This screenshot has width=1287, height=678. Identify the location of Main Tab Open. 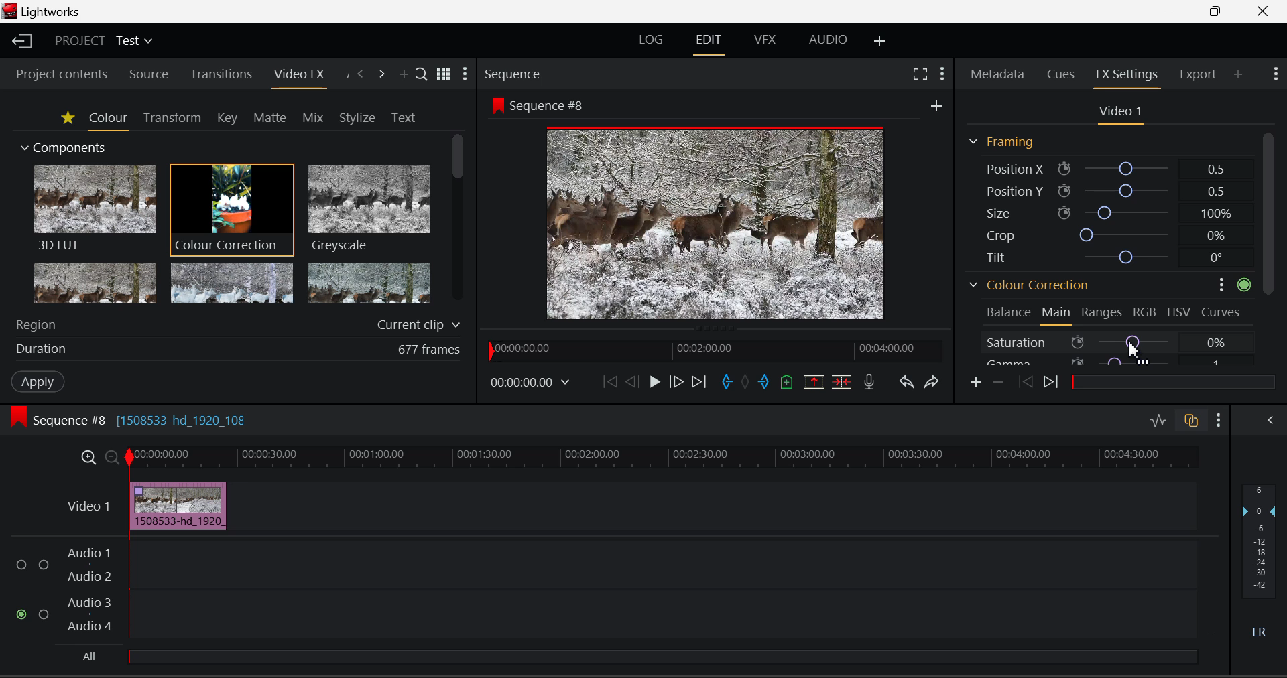
(1057, 315).